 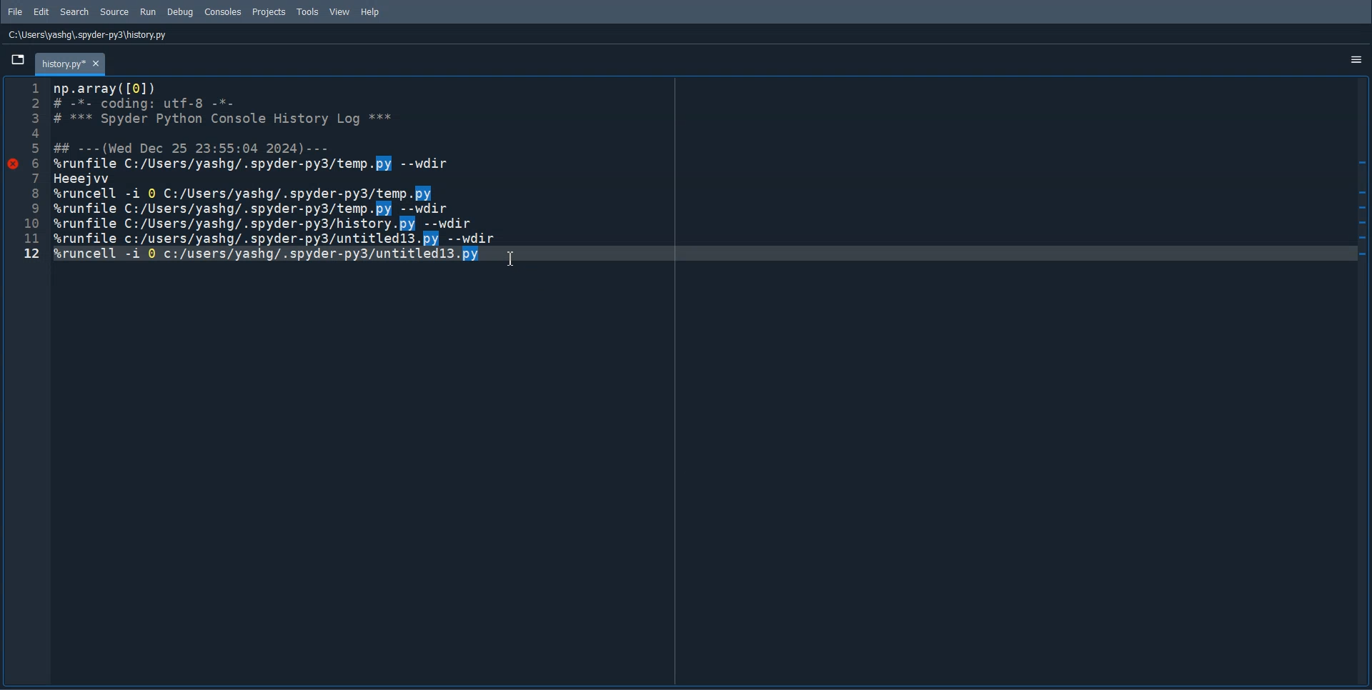 I want to click on Tools, so click(x=308, y=11).